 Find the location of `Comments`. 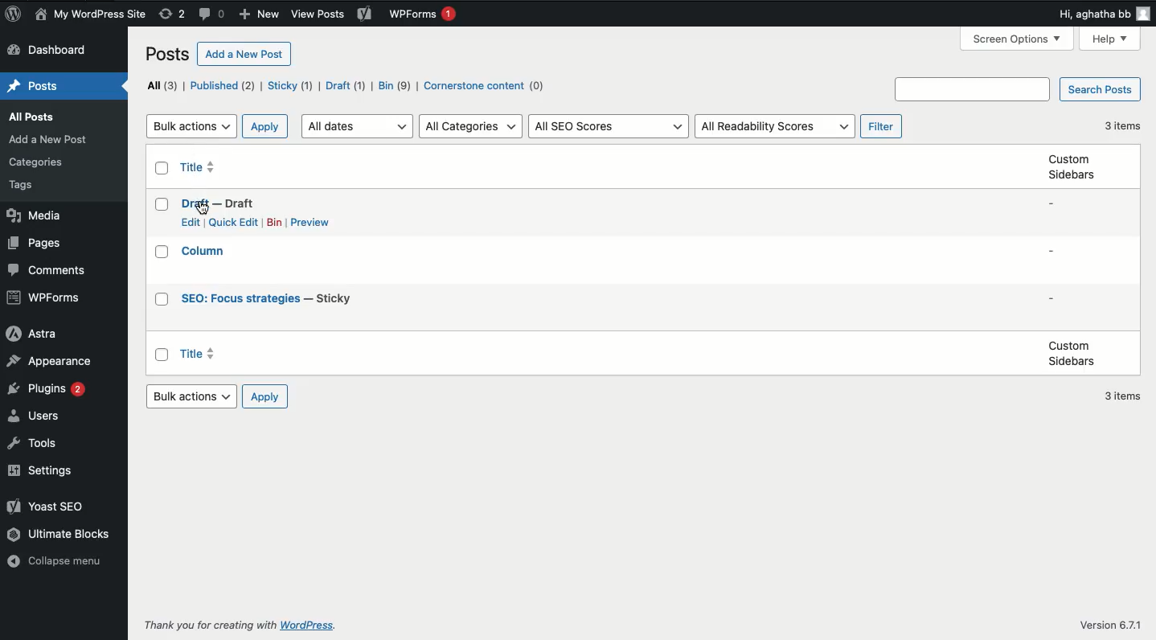

Comments is located at coordinates (210, 14).